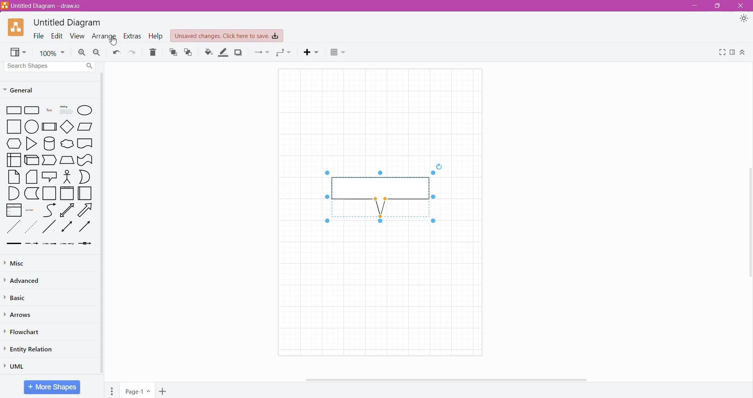  What do you see at coordinates (66, 143) in the screenshot?
I see `cloud` at bounding box center [66, 143].